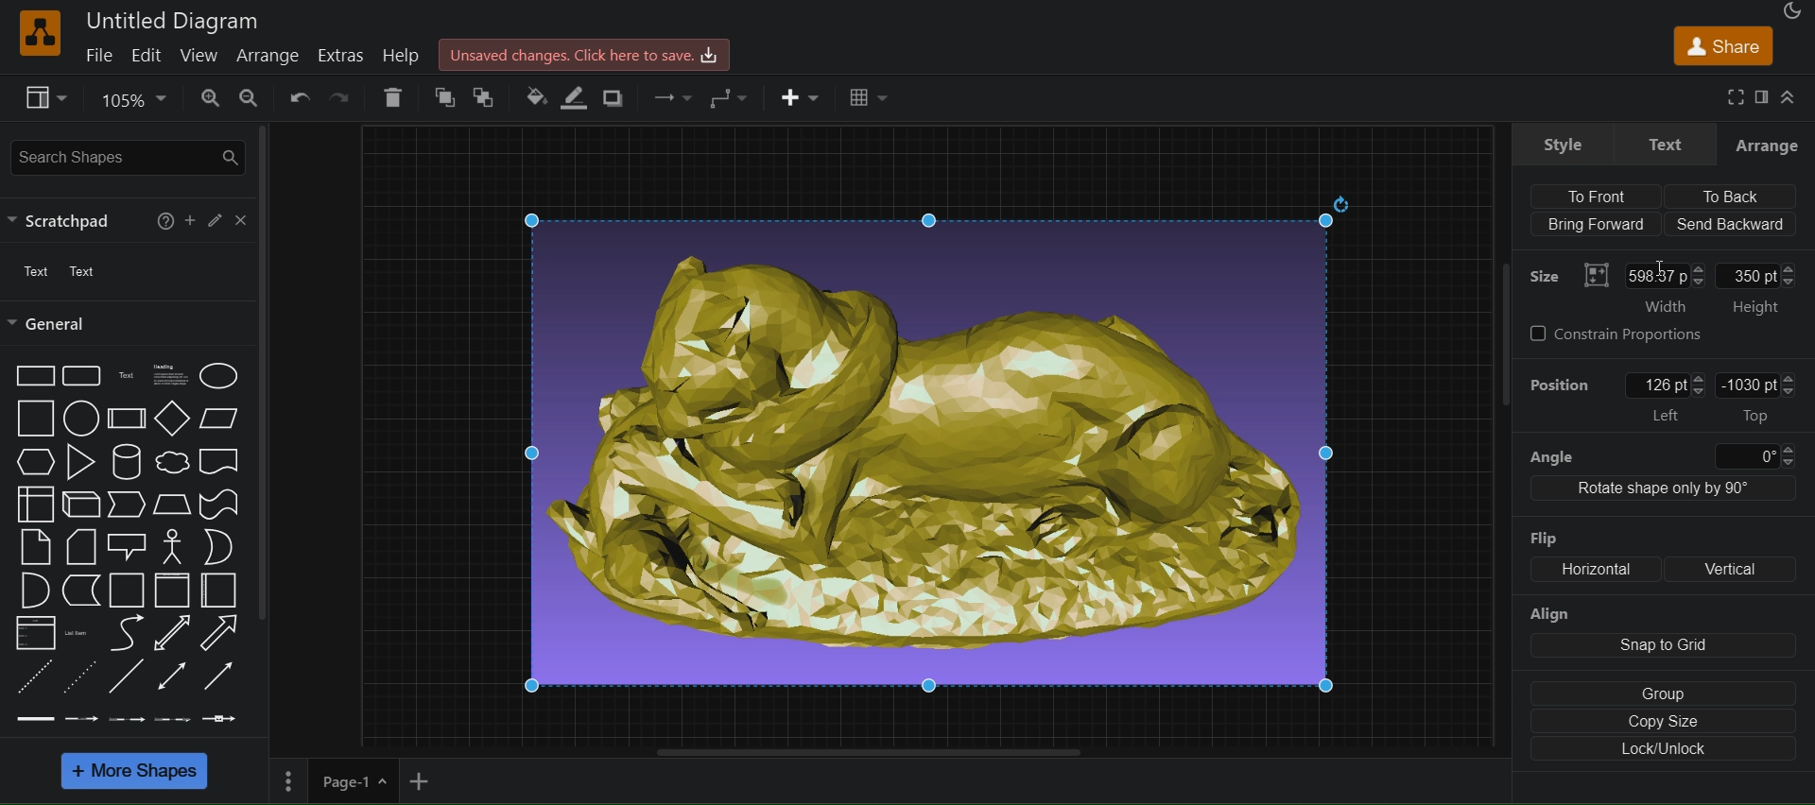 The width and height of the screenshot is (1815, 805). I want to click on zoom in, so click(205, 98).